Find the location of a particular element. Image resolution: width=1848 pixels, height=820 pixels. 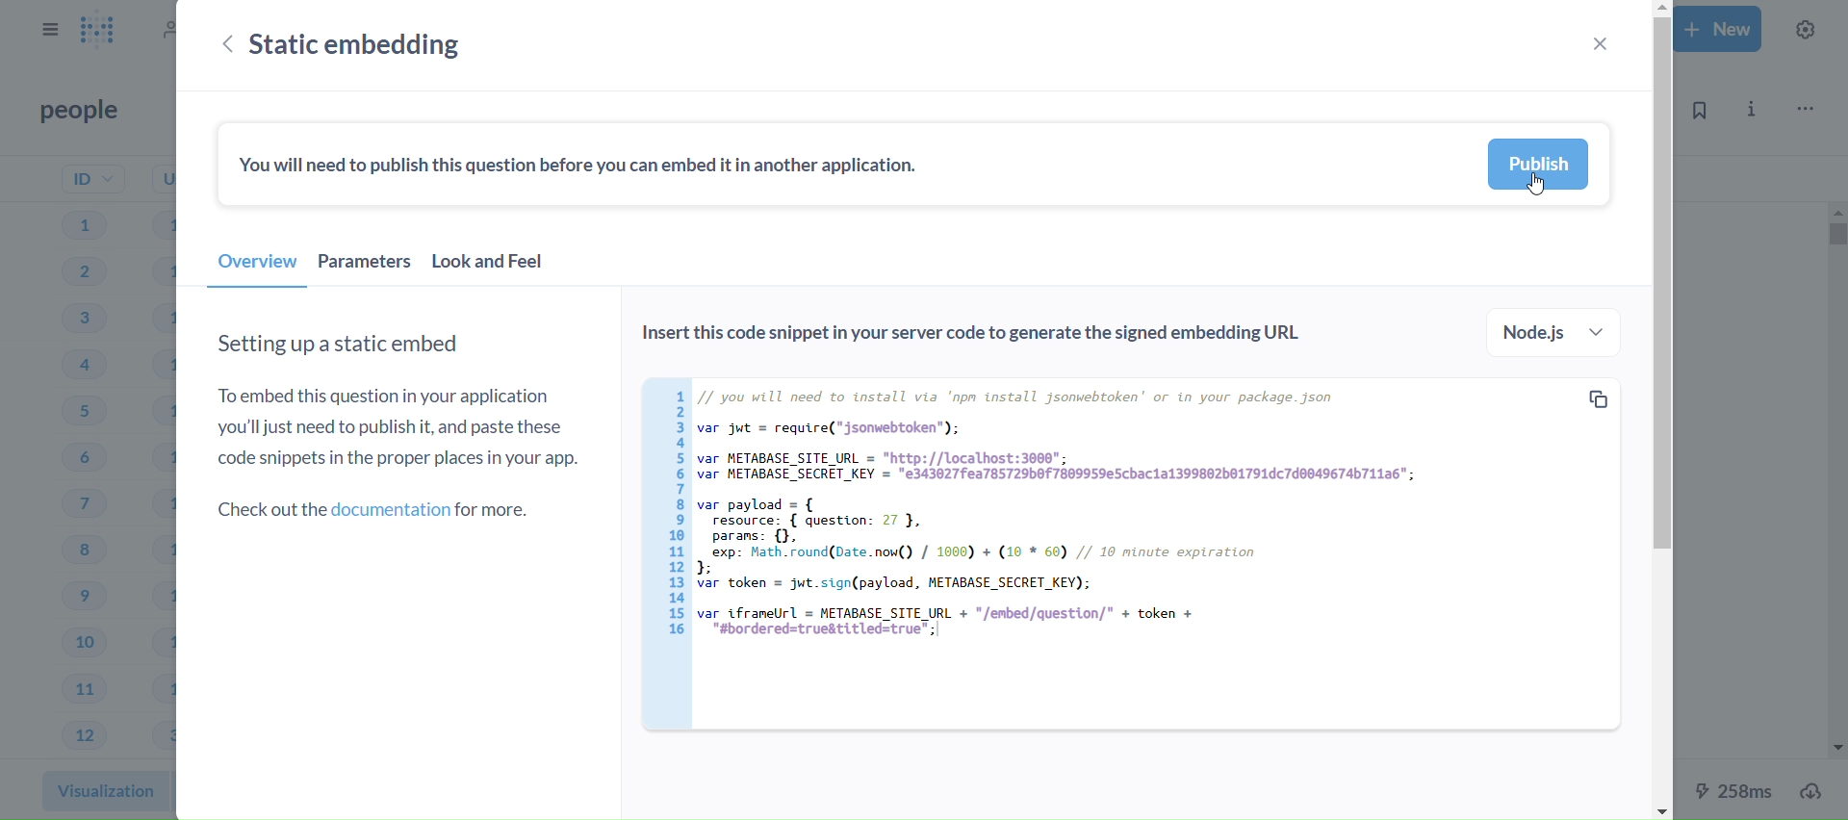

publish is located at coordinates (1540, 164).